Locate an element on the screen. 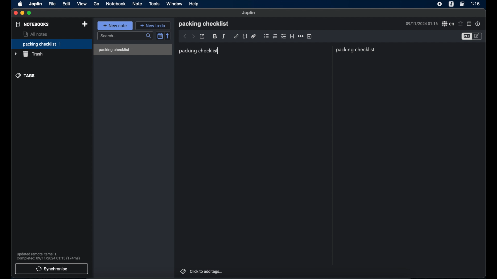  trash is located at coordinates (29, 54).